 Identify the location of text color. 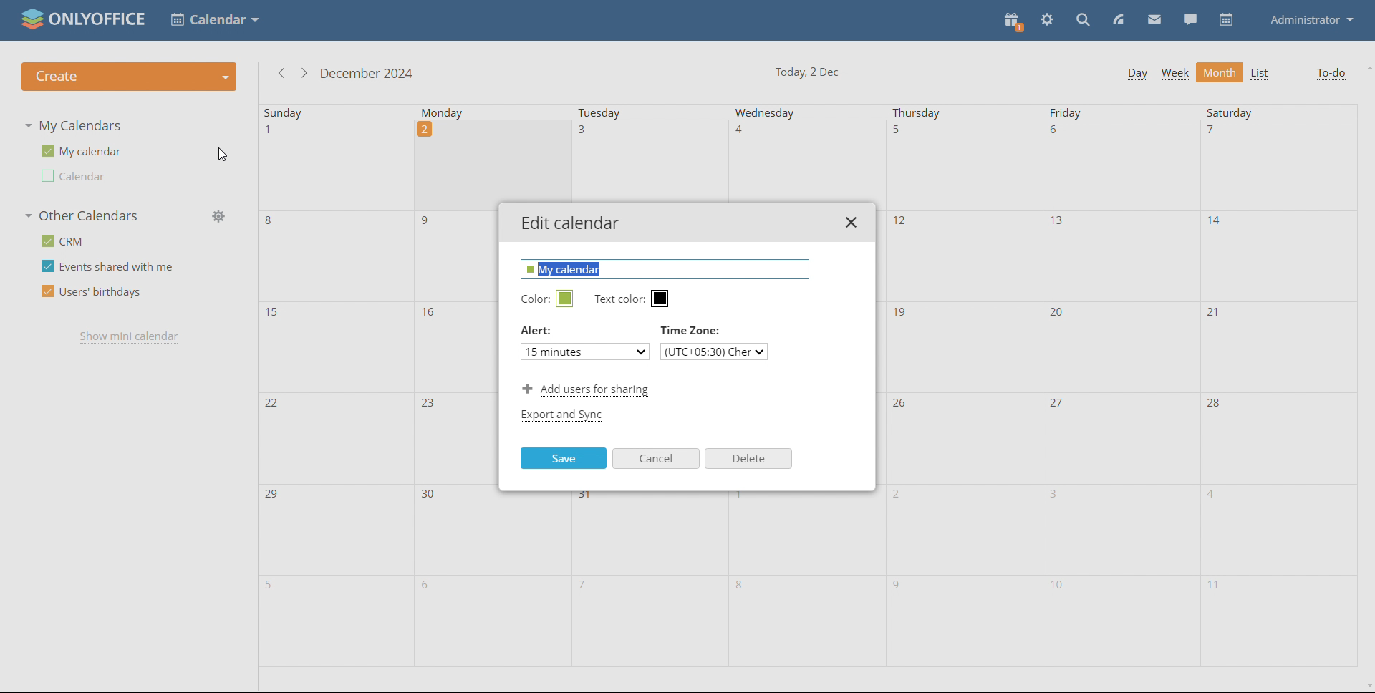
(633, 299).